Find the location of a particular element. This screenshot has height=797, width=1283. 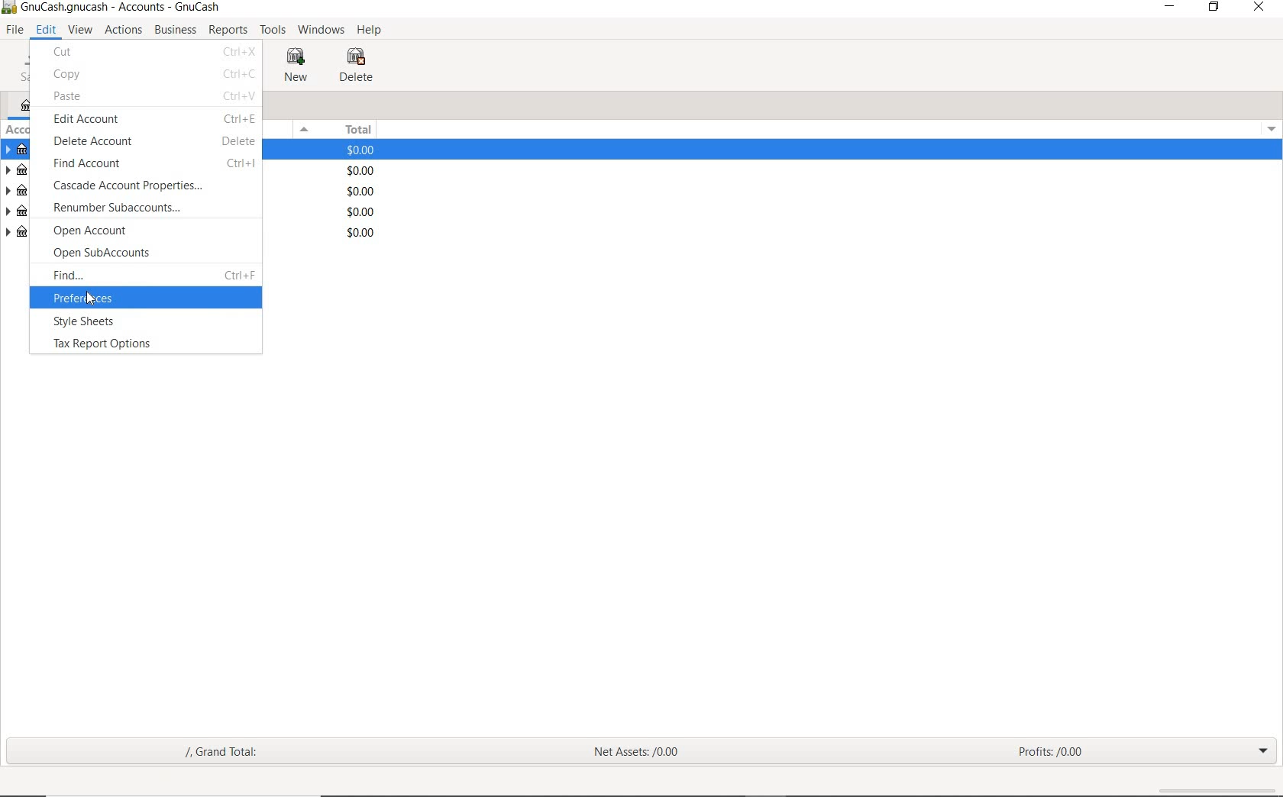

grand total is located at coordinates (232, 753).